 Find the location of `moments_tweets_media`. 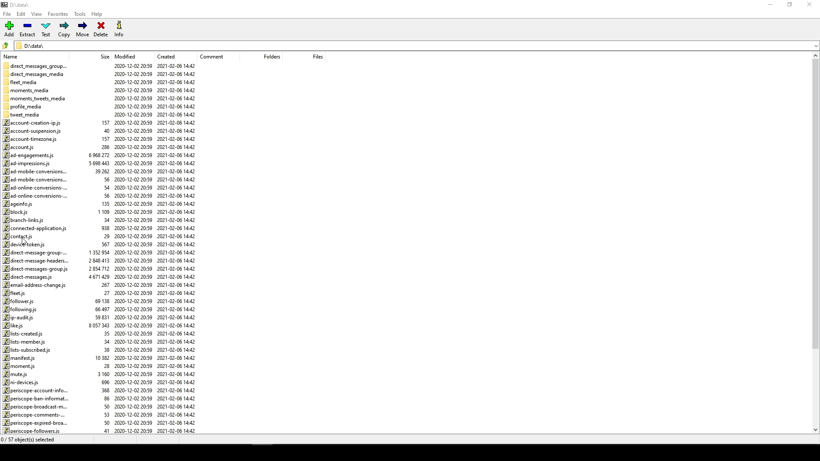

moments_tweets_media is located at coordinates (37, 98).